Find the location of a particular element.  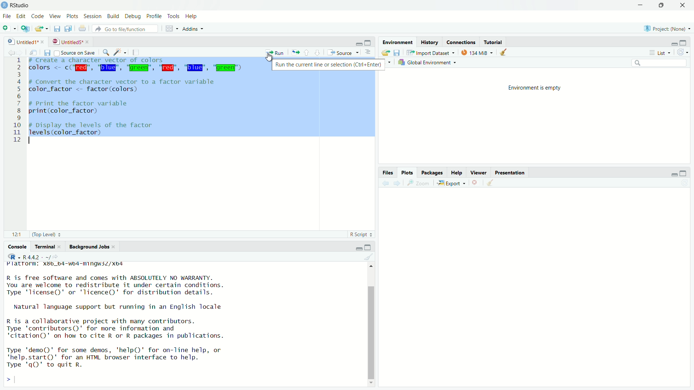

Environment is empty is located at coordinates (535, 87).